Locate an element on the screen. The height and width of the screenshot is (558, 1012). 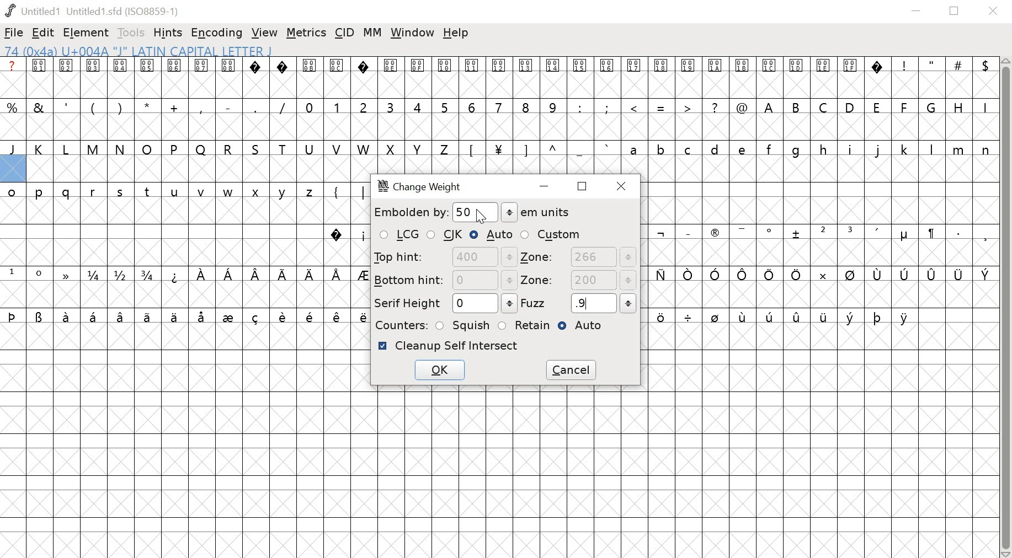
HINTS is located at coordinates (169, 34).